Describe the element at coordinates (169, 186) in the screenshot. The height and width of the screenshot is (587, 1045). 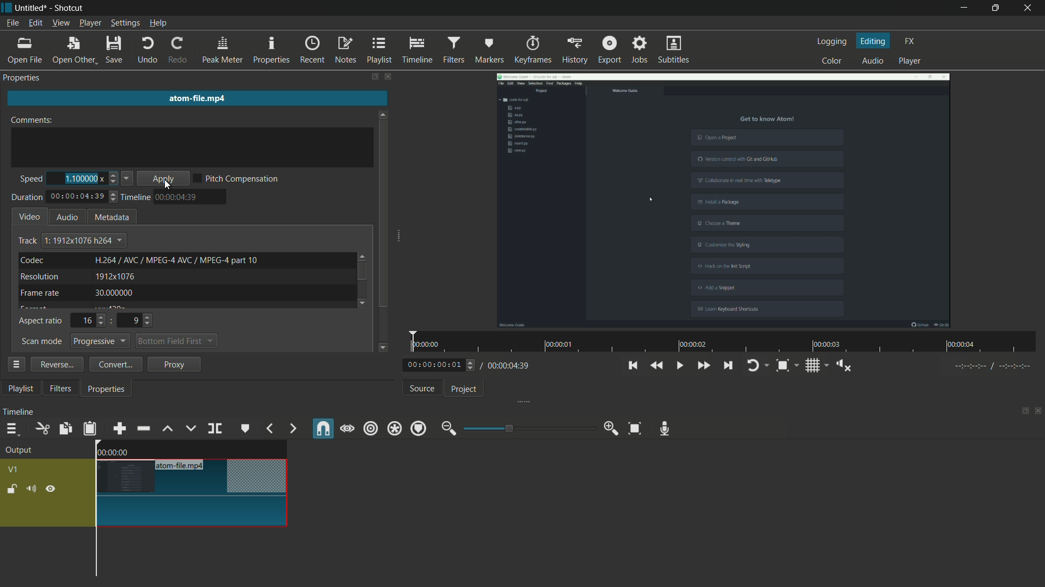
I see `cursor` at that location.